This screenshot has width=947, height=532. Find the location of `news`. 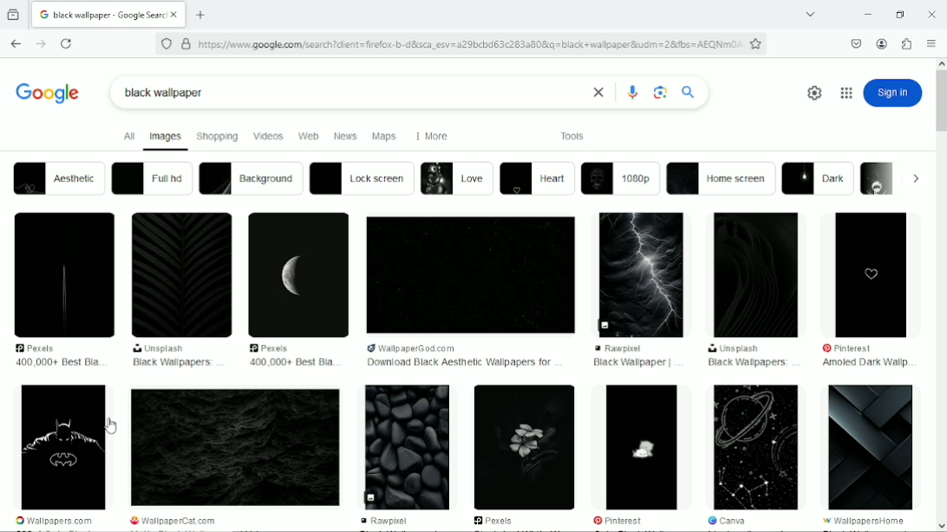

news is located at coordinates (346, 136).